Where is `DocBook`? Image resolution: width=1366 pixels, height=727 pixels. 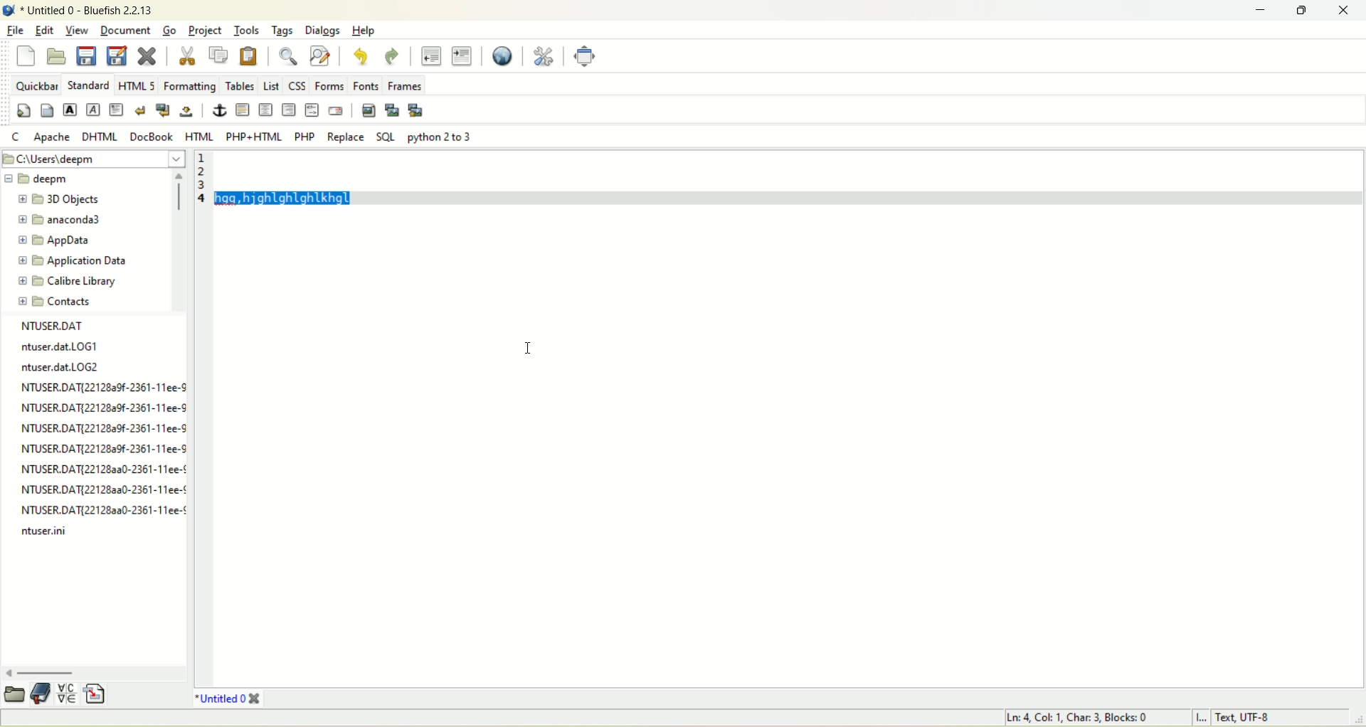
DocBook is located at coordinates (151, 137).